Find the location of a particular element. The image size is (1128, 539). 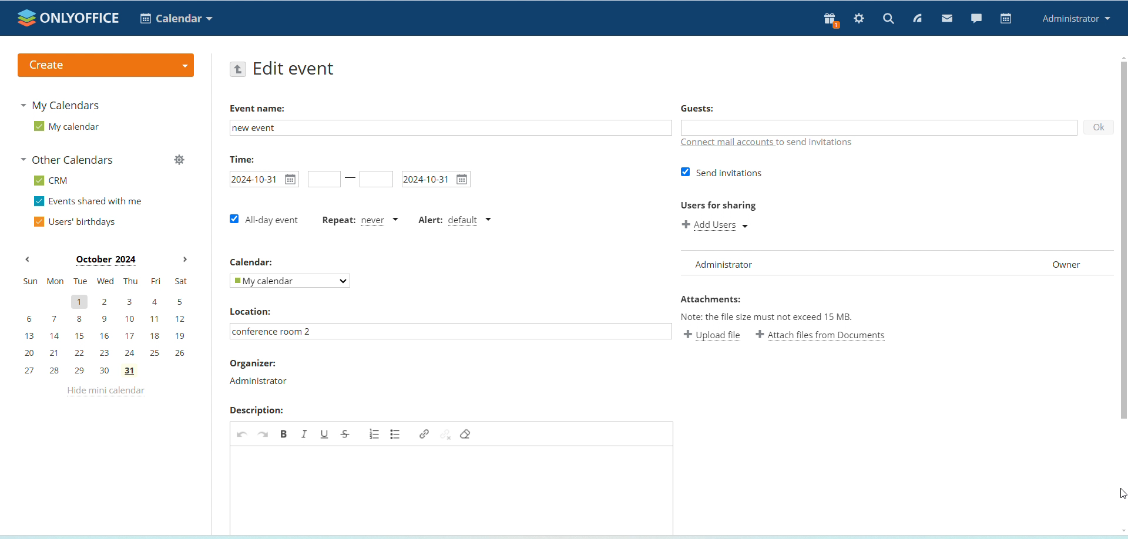

connect mail accounts is located at coordinates (728, 143).